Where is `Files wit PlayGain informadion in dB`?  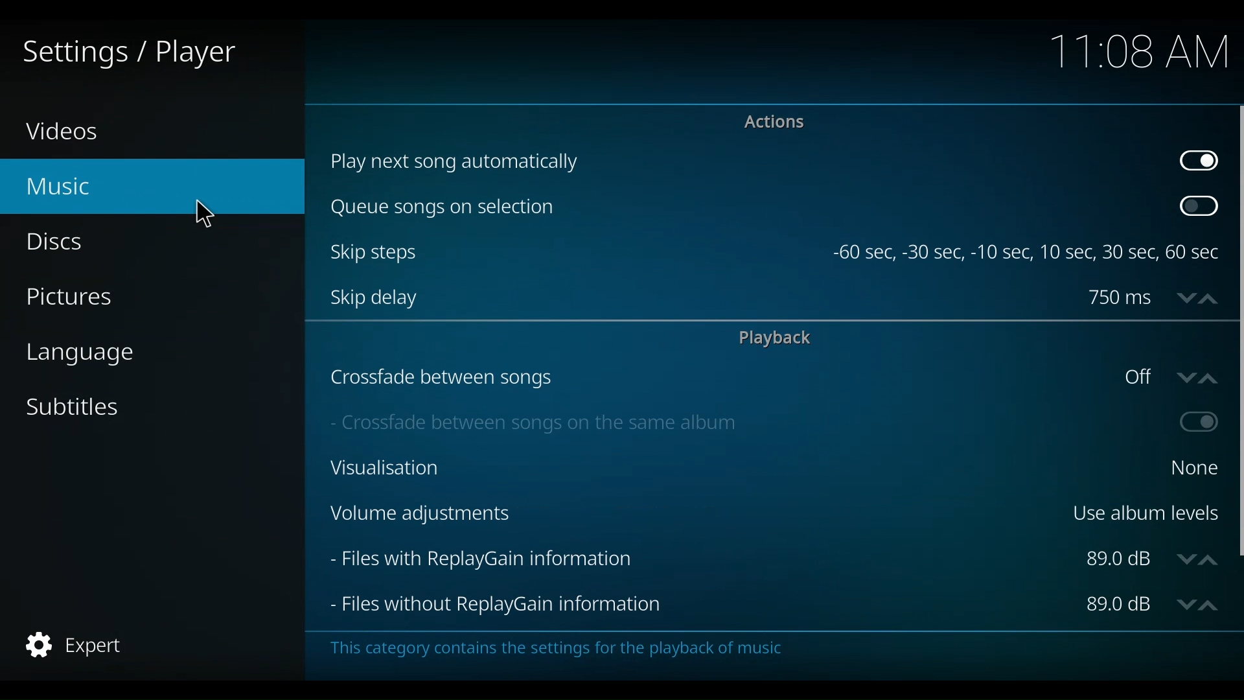 Files wit PlayGain informadion in dB is located at coordinates (1120, 559).